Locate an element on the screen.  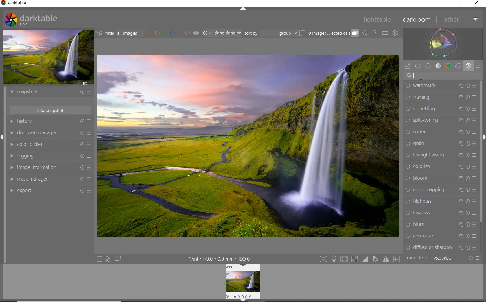
watermark is located at coordinates (440, 86).